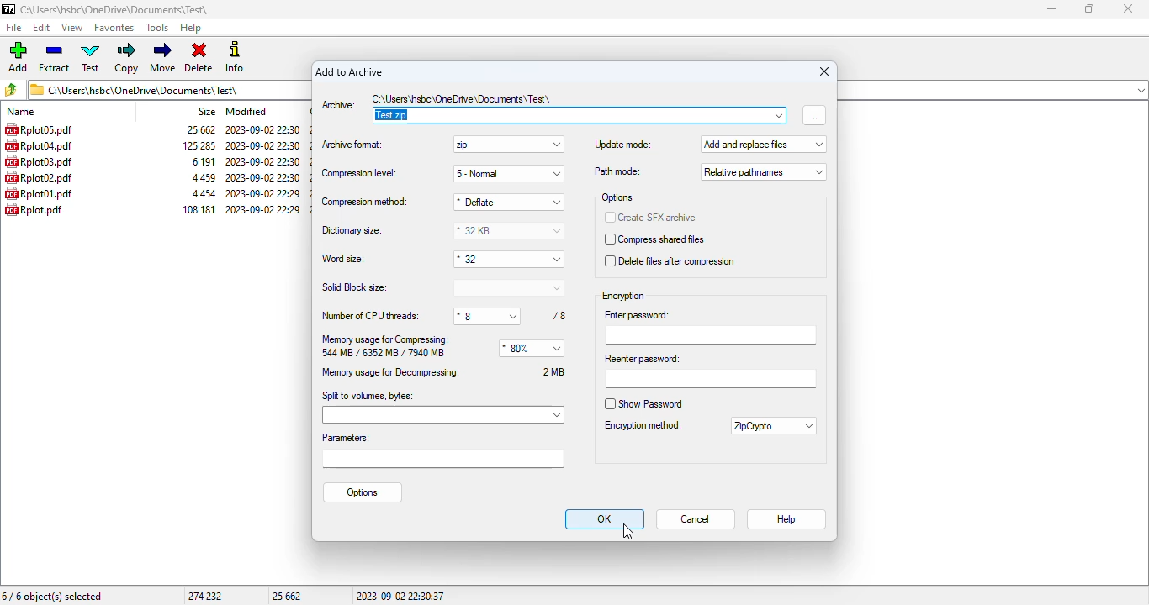 This screenshot has width=1149, height=605. I want to click on view, so click(72, 27).